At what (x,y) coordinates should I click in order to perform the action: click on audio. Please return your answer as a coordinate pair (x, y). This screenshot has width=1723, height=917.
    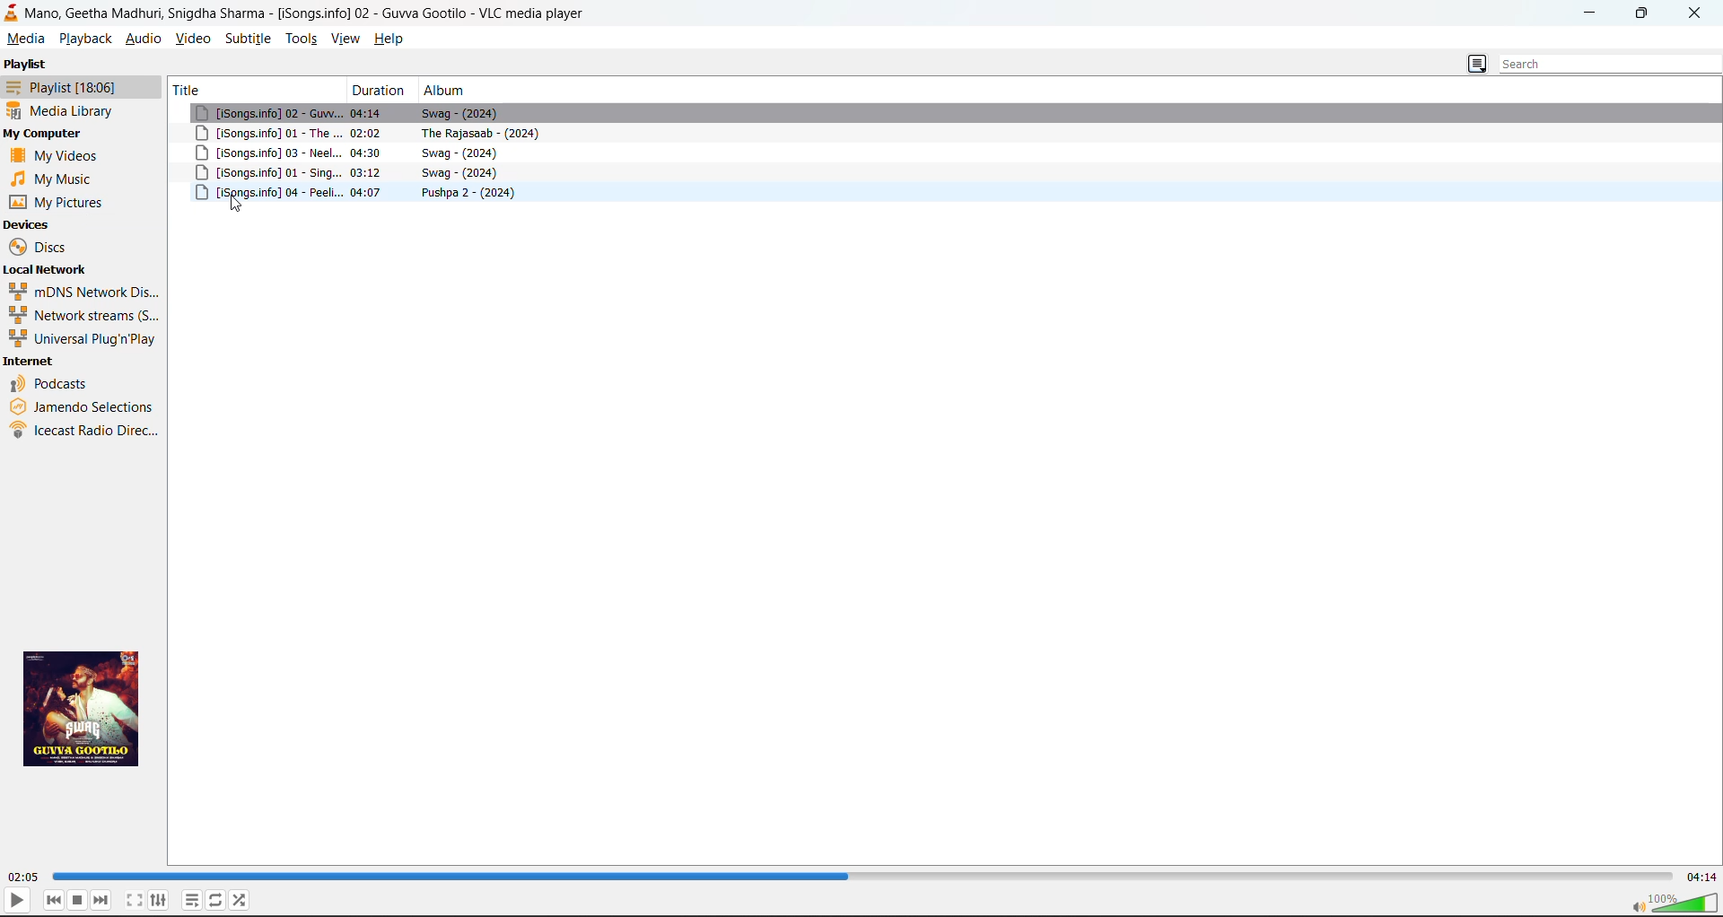
    Looking at the image, I should click on (143, 38).